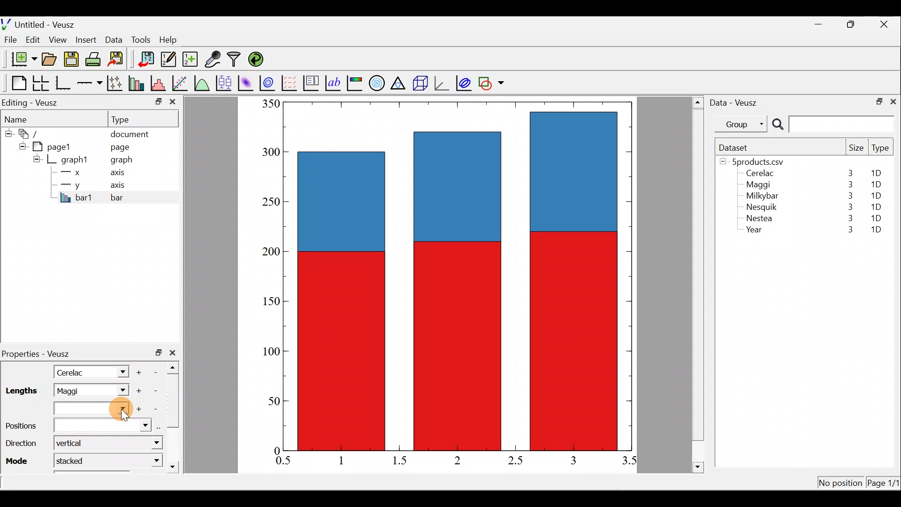 The image size is (901, 507). What do you see at coordinates (64, 83) in the screenshot?
I see `Base graph` at bounding box center [64, 83].